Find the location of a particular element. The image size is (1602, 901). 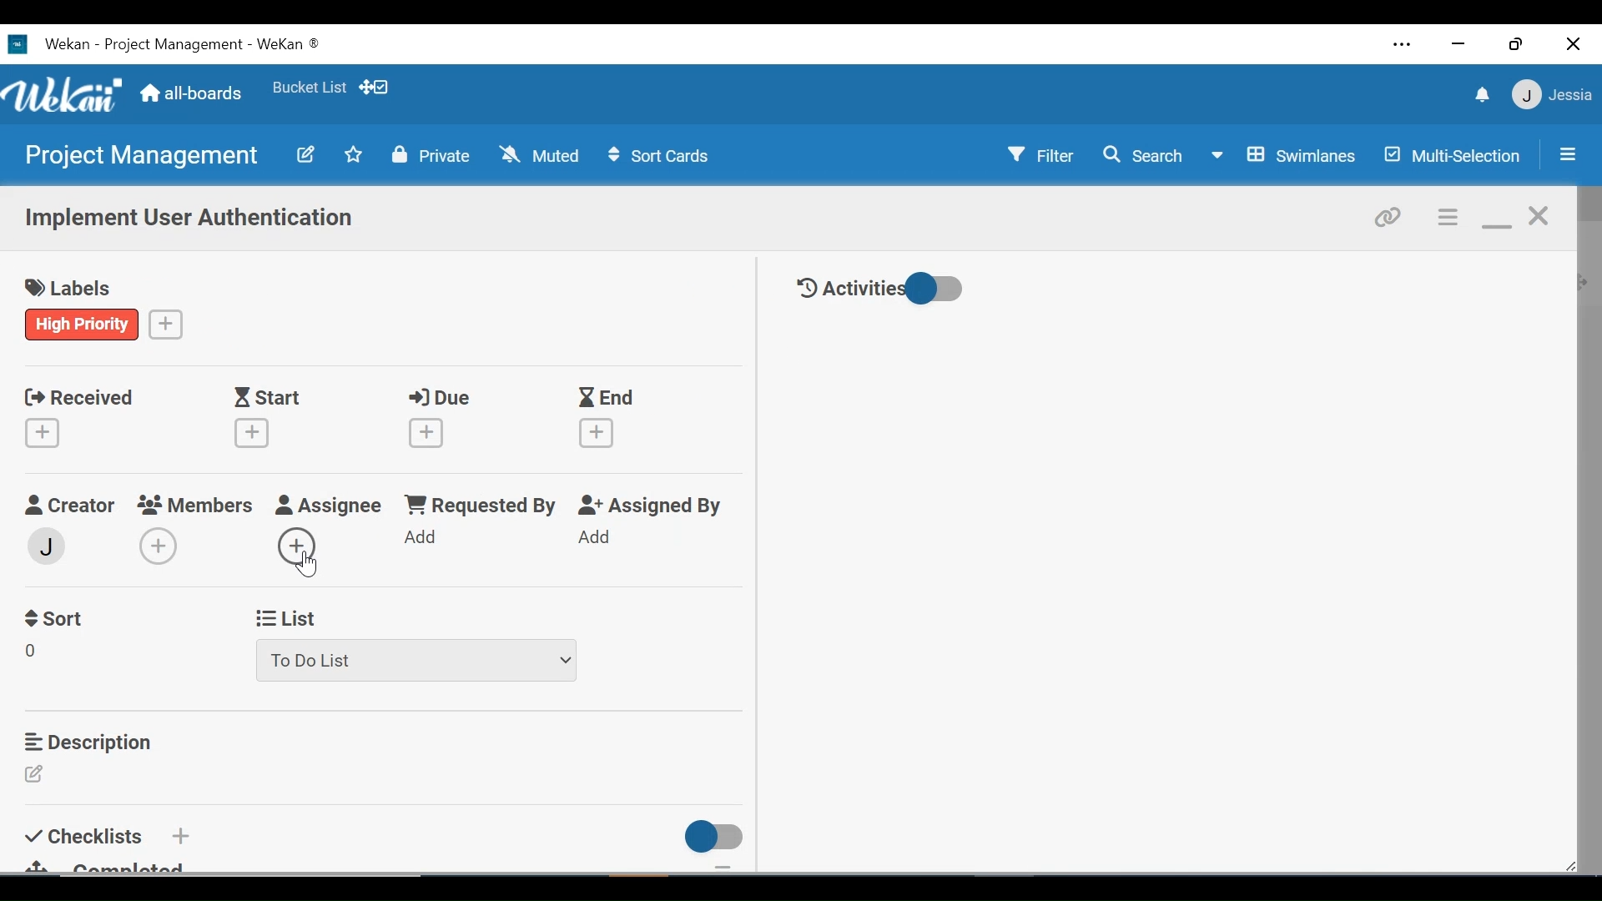

Favorites is located at coordinates (354, 154).